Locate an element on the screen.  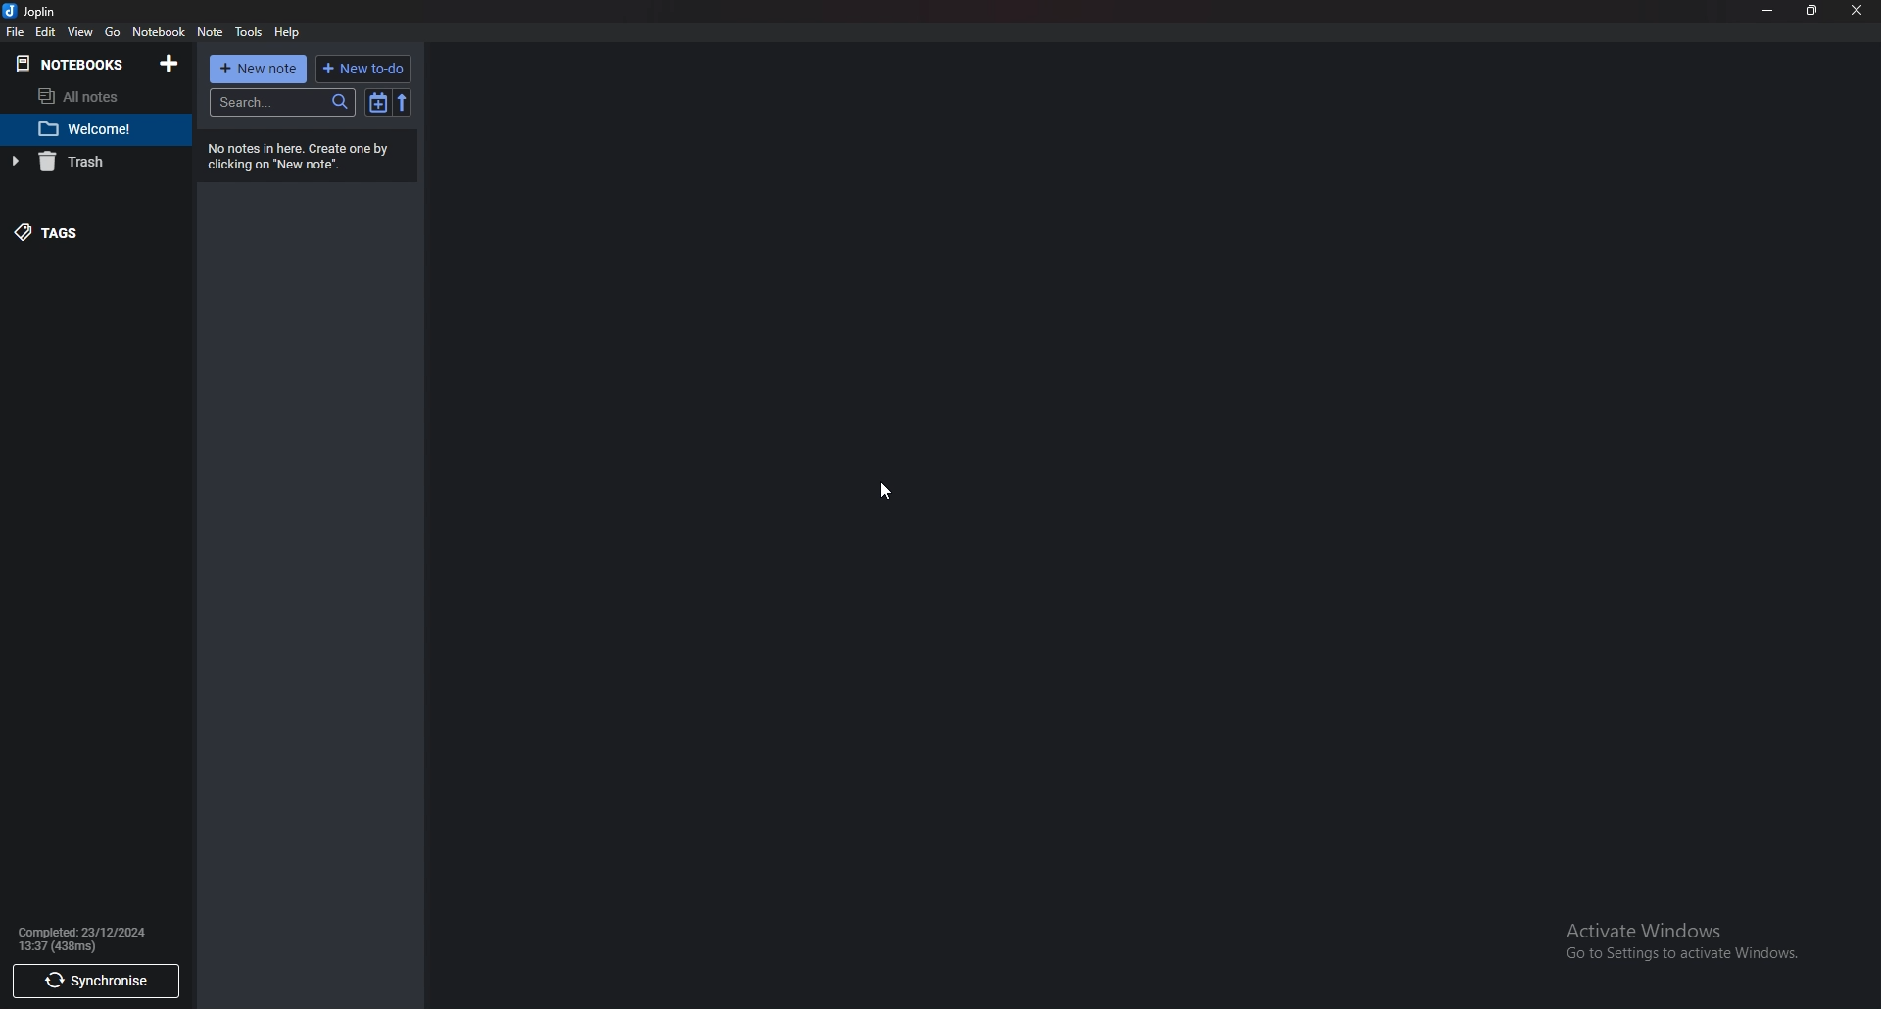
Tools is located at coordinates (250, 33).